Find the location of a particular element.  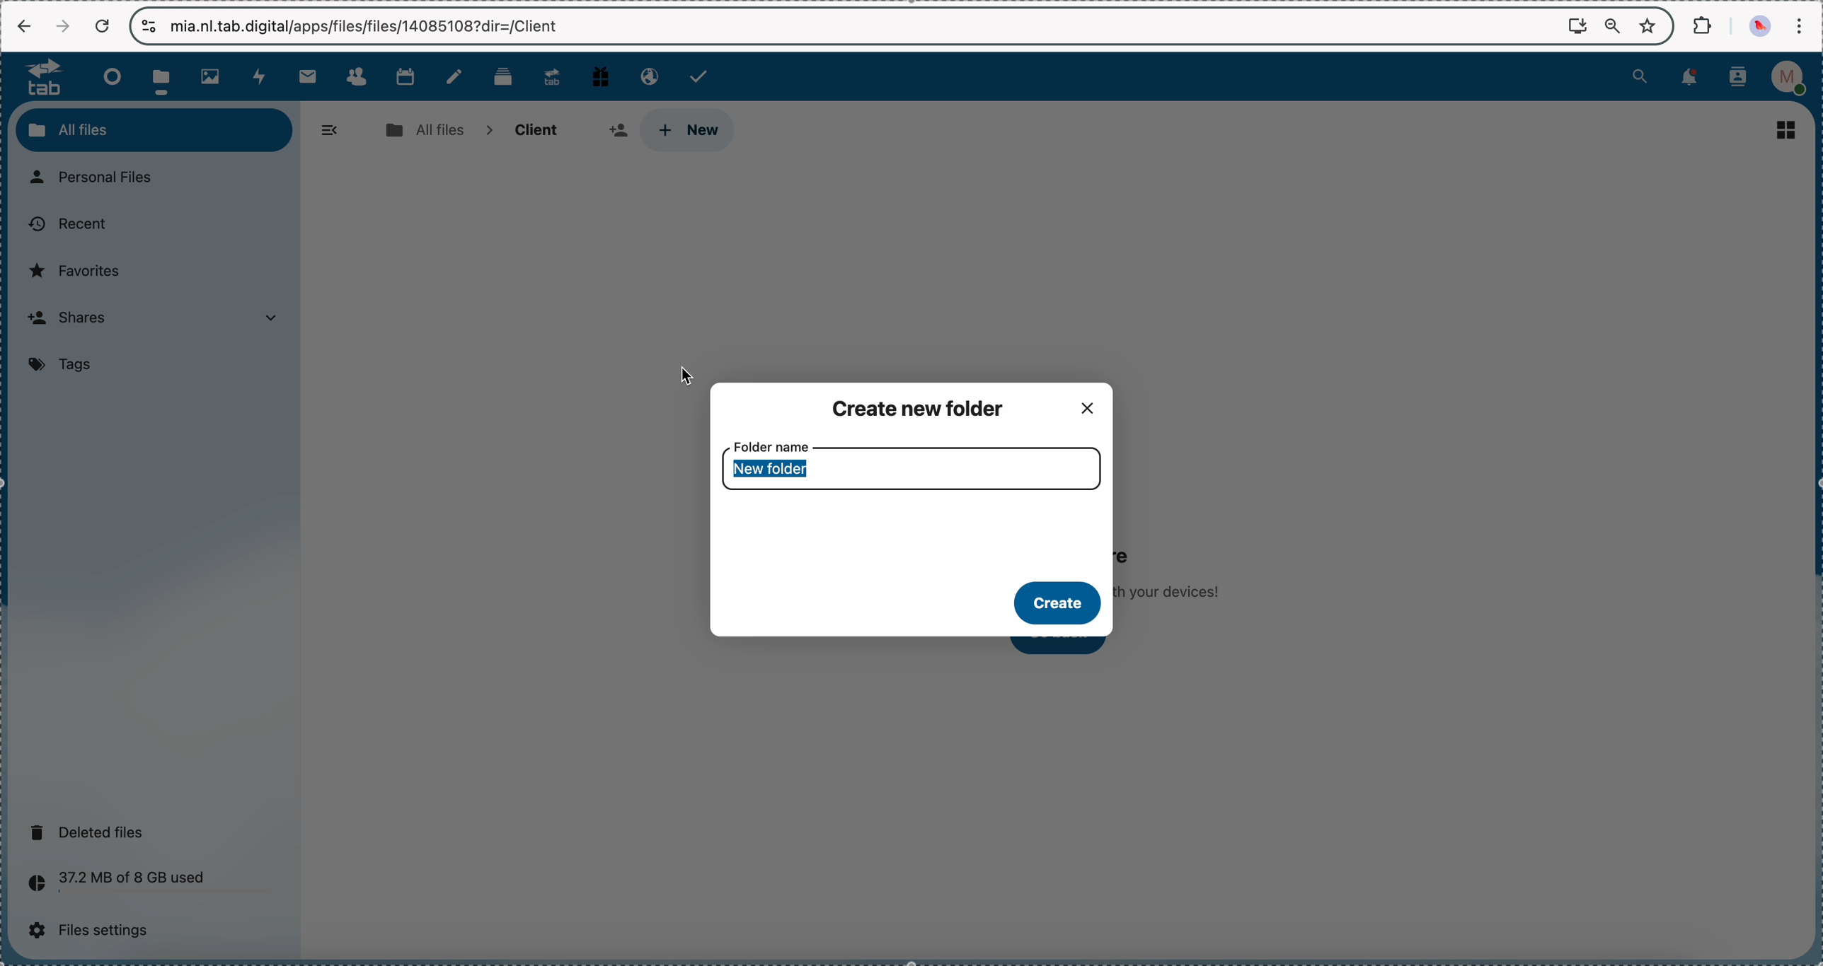

photos is located at coordinates (214, 77).